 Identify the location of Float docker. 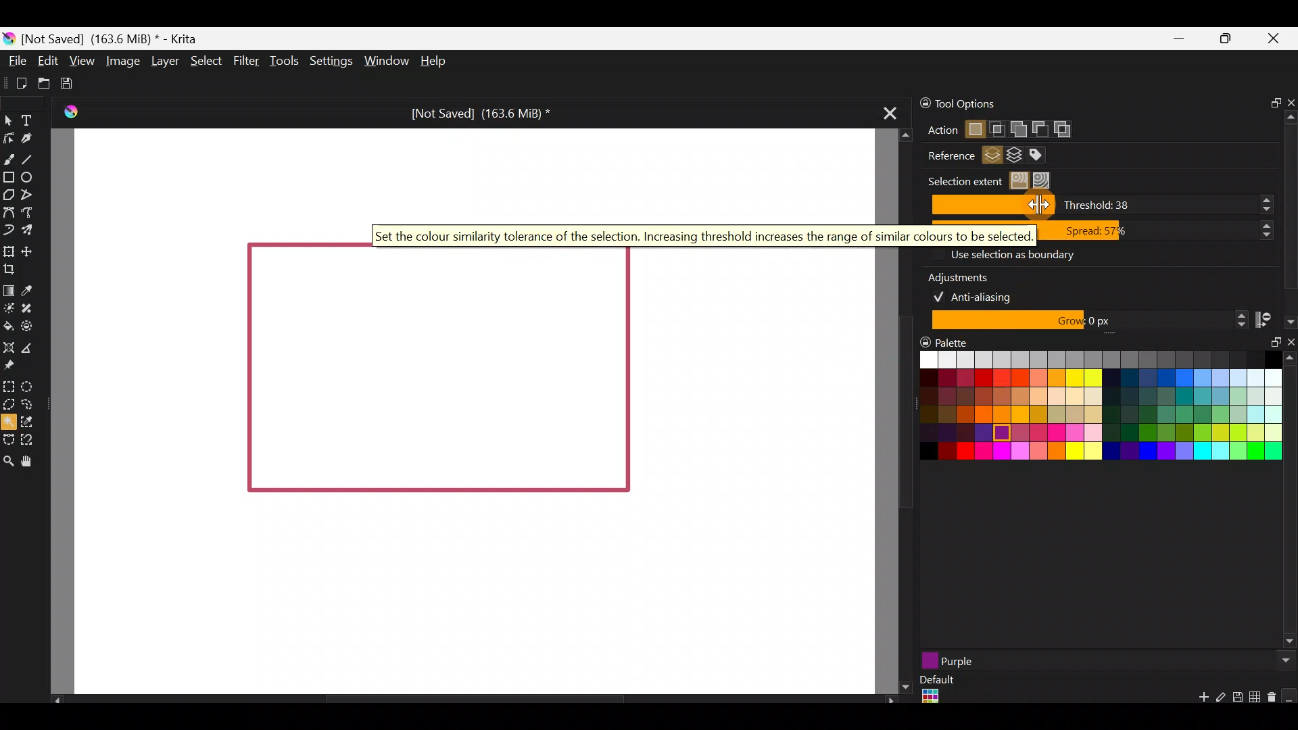
(1270, 348).